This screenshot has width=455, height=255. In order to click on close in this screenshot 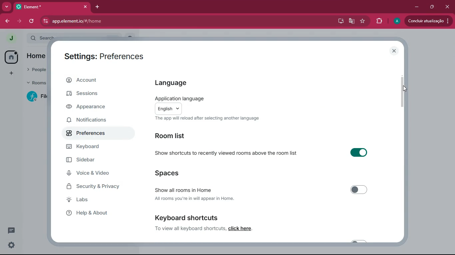, I will do `click(448, 7)`.